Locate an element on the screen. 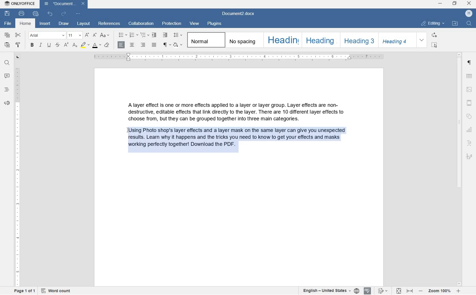 This screenshot has width=476, height=295. COLLABORATION is located at coordinates (141, 23).